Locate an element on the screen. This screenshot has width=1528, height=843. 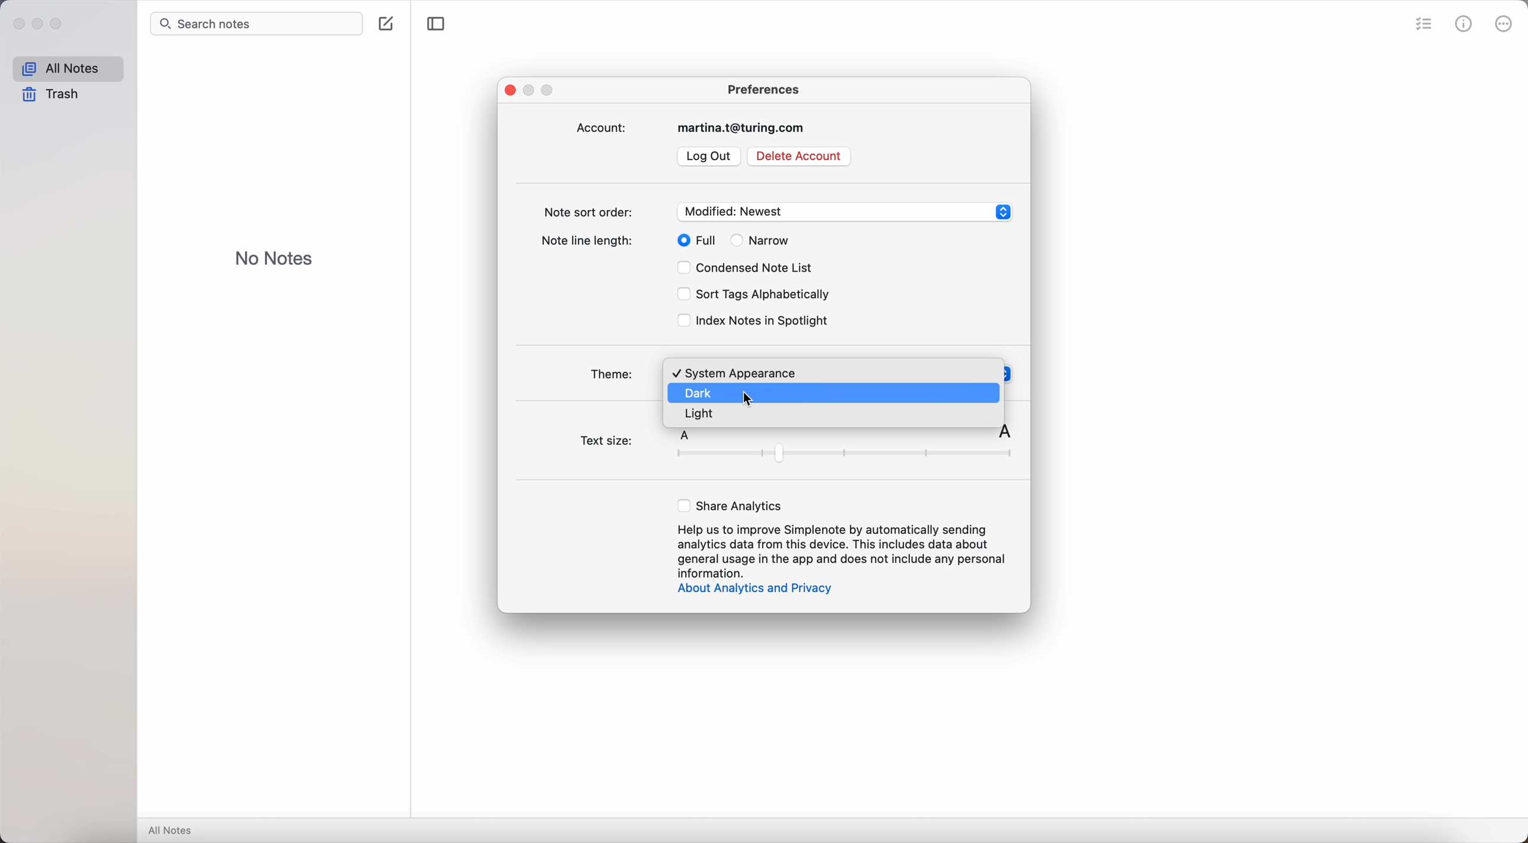
share analytics is located at coordinates (731, 505).